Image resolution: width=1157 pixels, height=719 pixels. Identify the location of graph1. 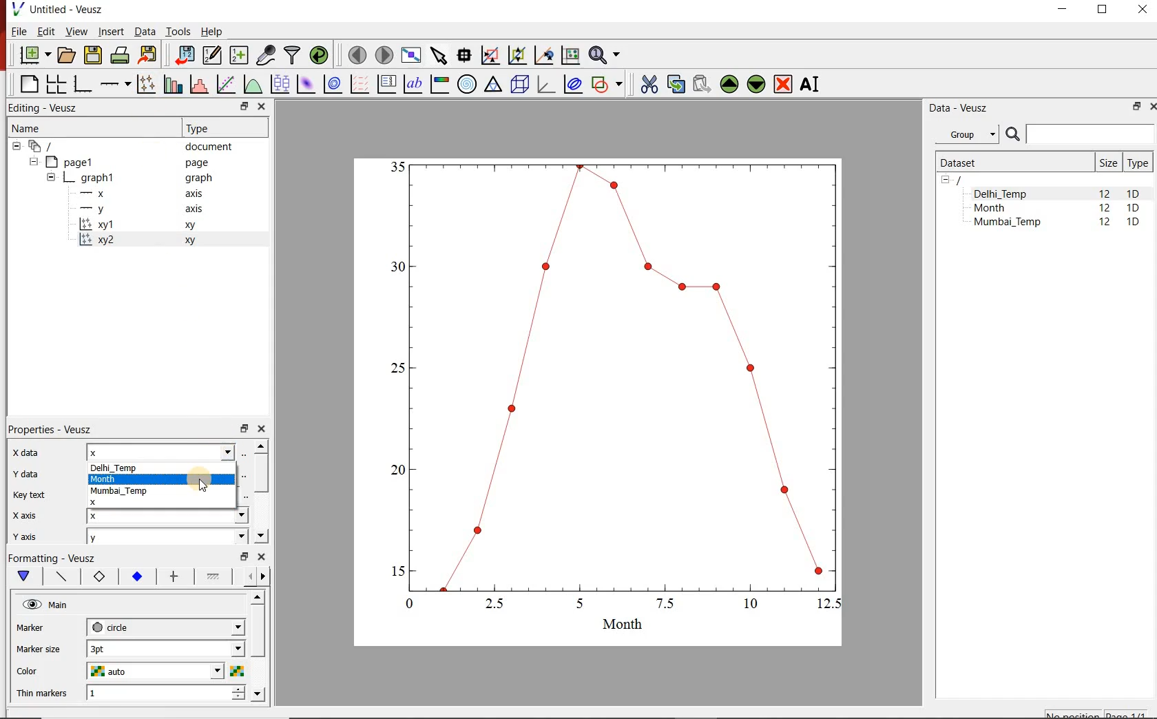
(614, 393).